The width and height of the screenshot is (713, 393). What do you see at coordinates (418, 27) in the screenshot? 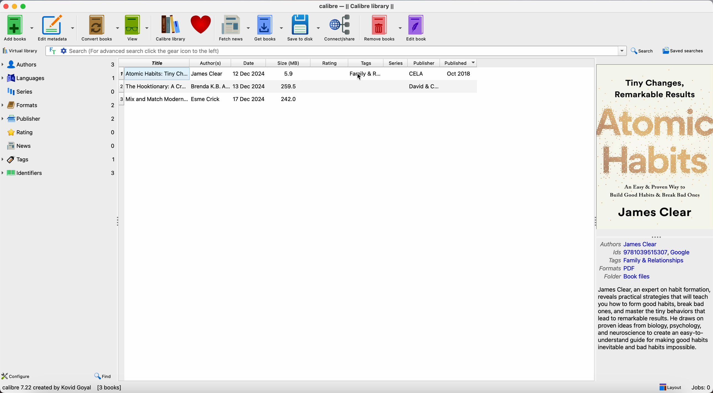
I see `edit book` at bounding box center [418, 27].